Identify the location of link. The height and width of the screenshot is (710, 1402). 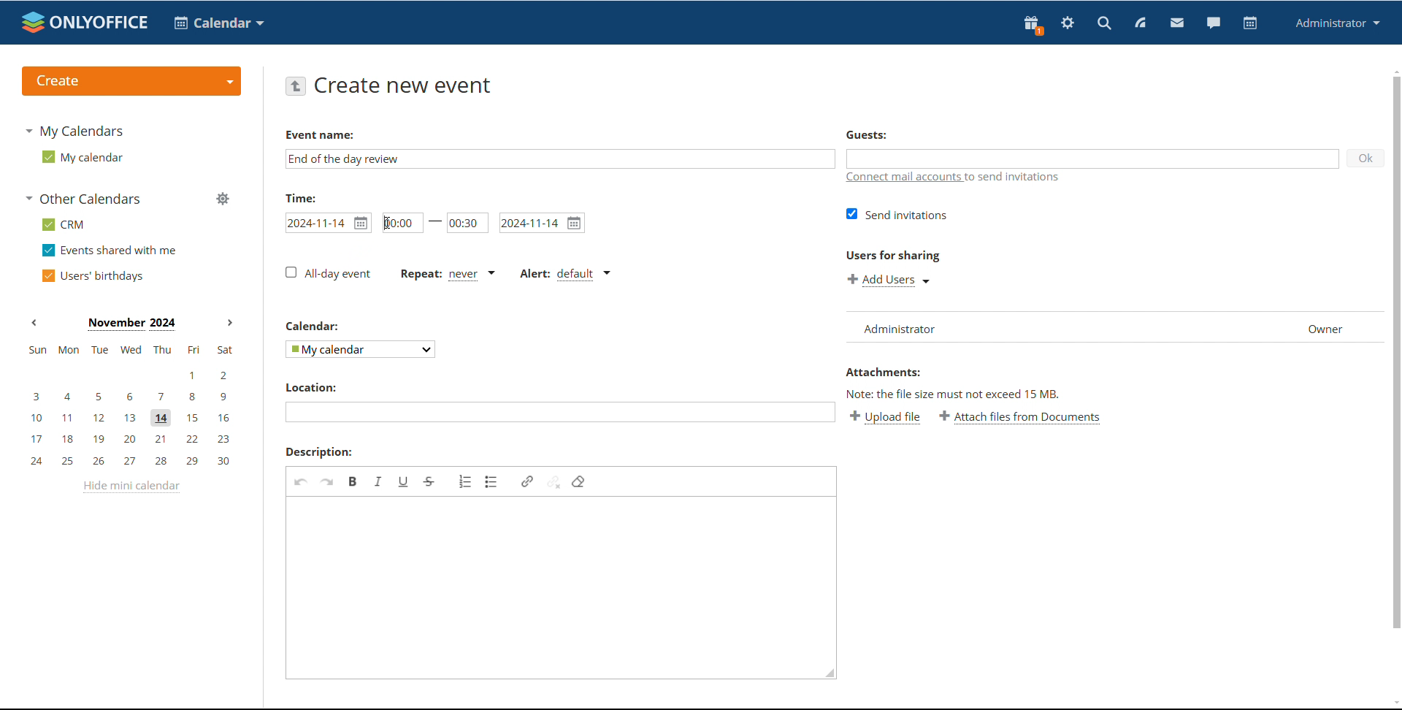
(527, 481).